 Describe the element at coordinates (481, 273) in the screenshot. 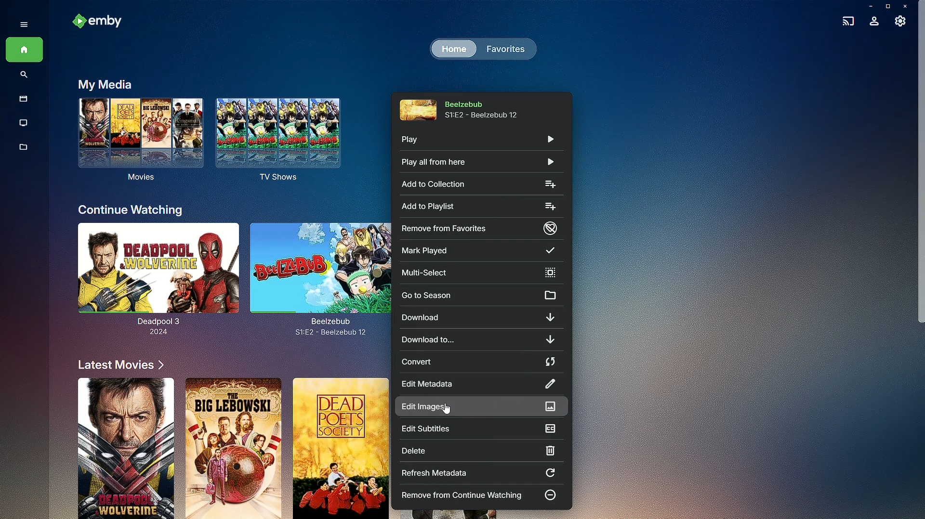

I see `Multi-select` at that location.